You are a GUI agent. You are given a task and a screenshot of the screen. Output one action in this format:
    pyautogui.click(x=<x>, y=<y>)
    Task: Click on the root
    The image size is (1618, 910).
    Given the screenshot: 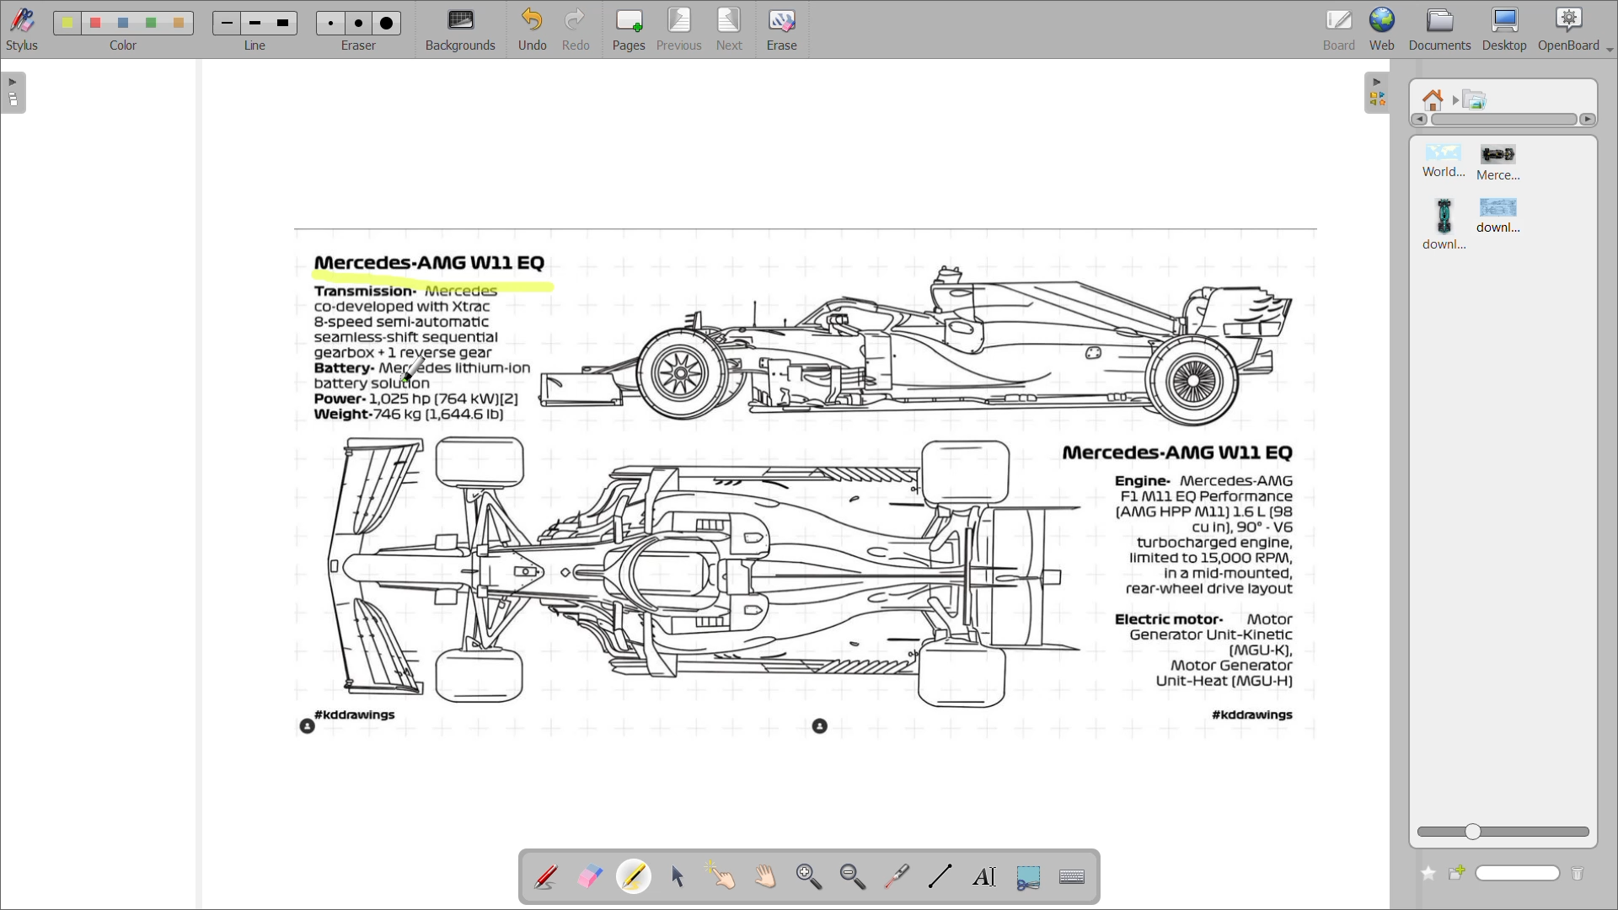 What is the action you would take?
    pyautogui.click(x=1433, y=101)
    